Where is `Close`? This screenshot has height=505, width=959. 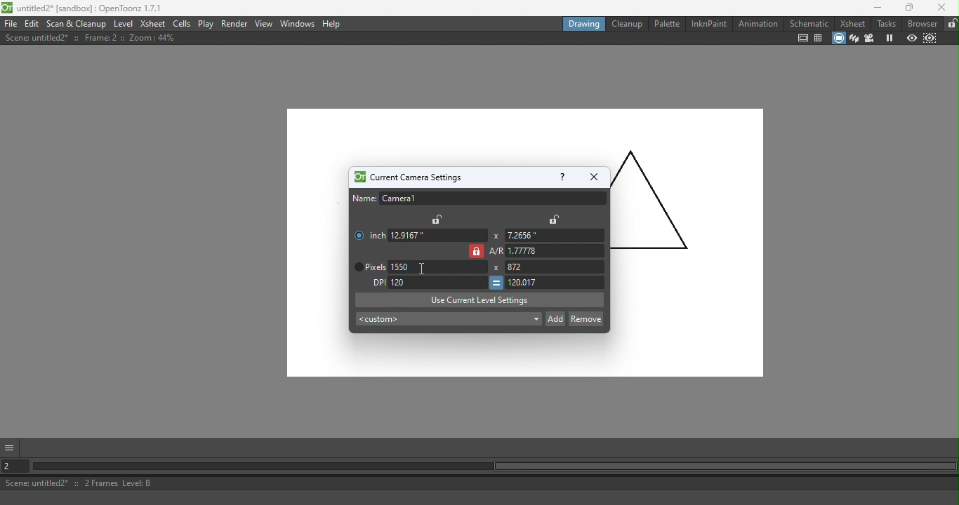 Close is located at coordinates (593, 177).